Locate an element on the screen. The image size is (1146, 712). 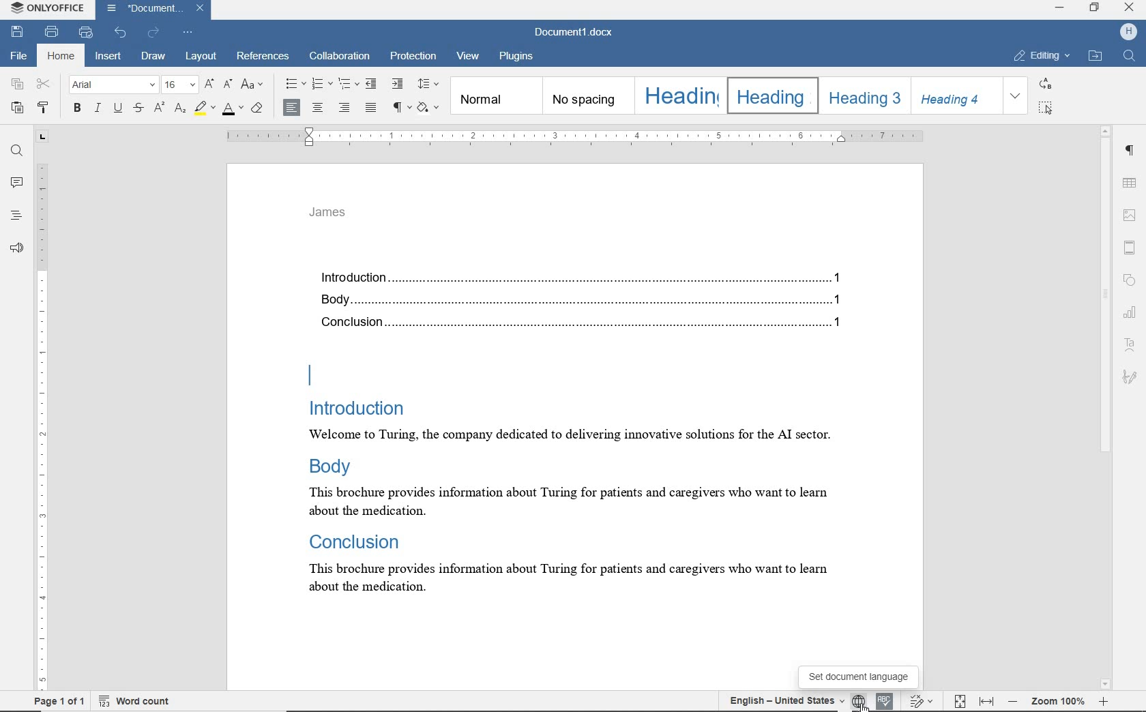
bold is located at coordinates (76, 109).